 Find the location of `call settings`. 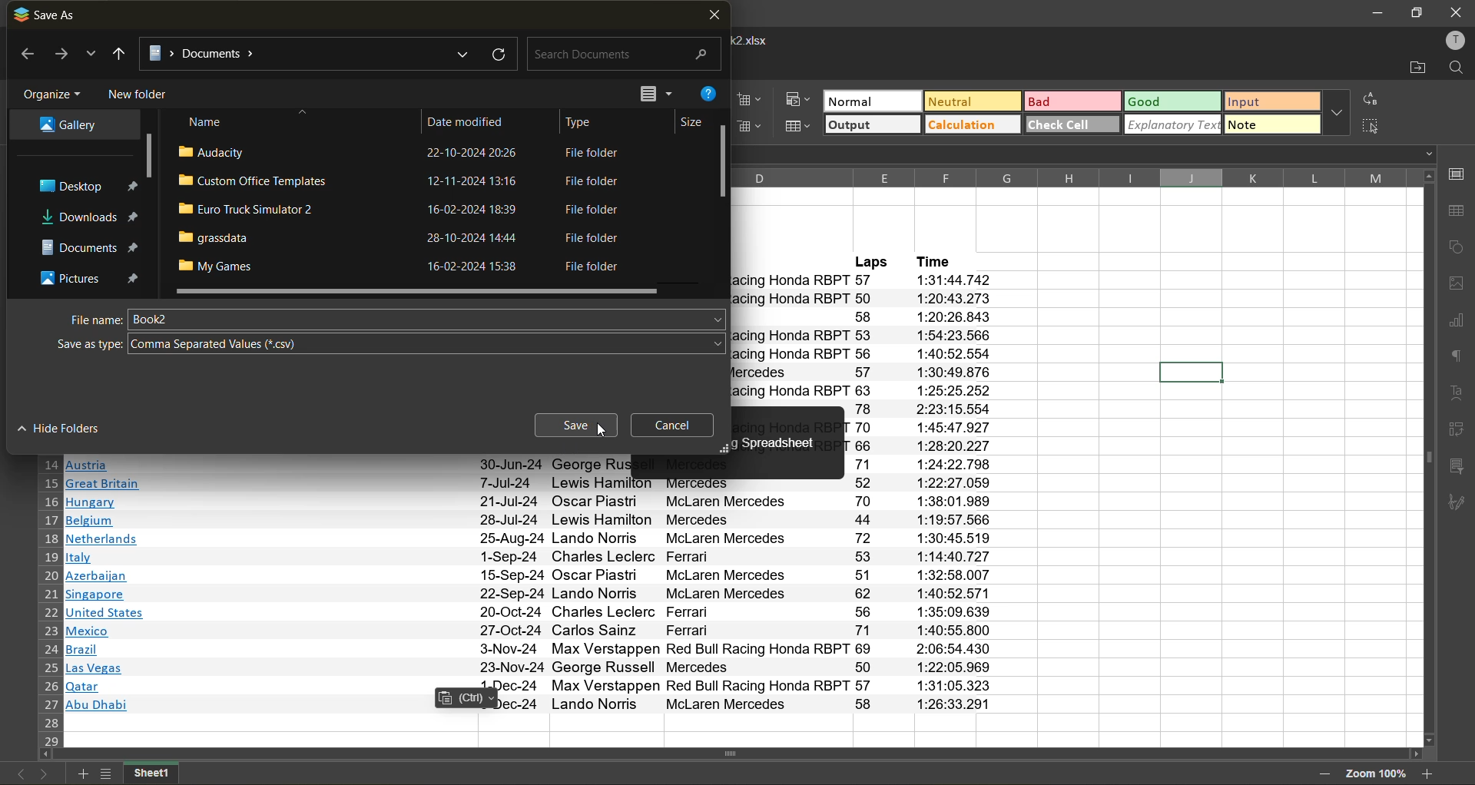

call settings is located at coordinates (1458, 175).